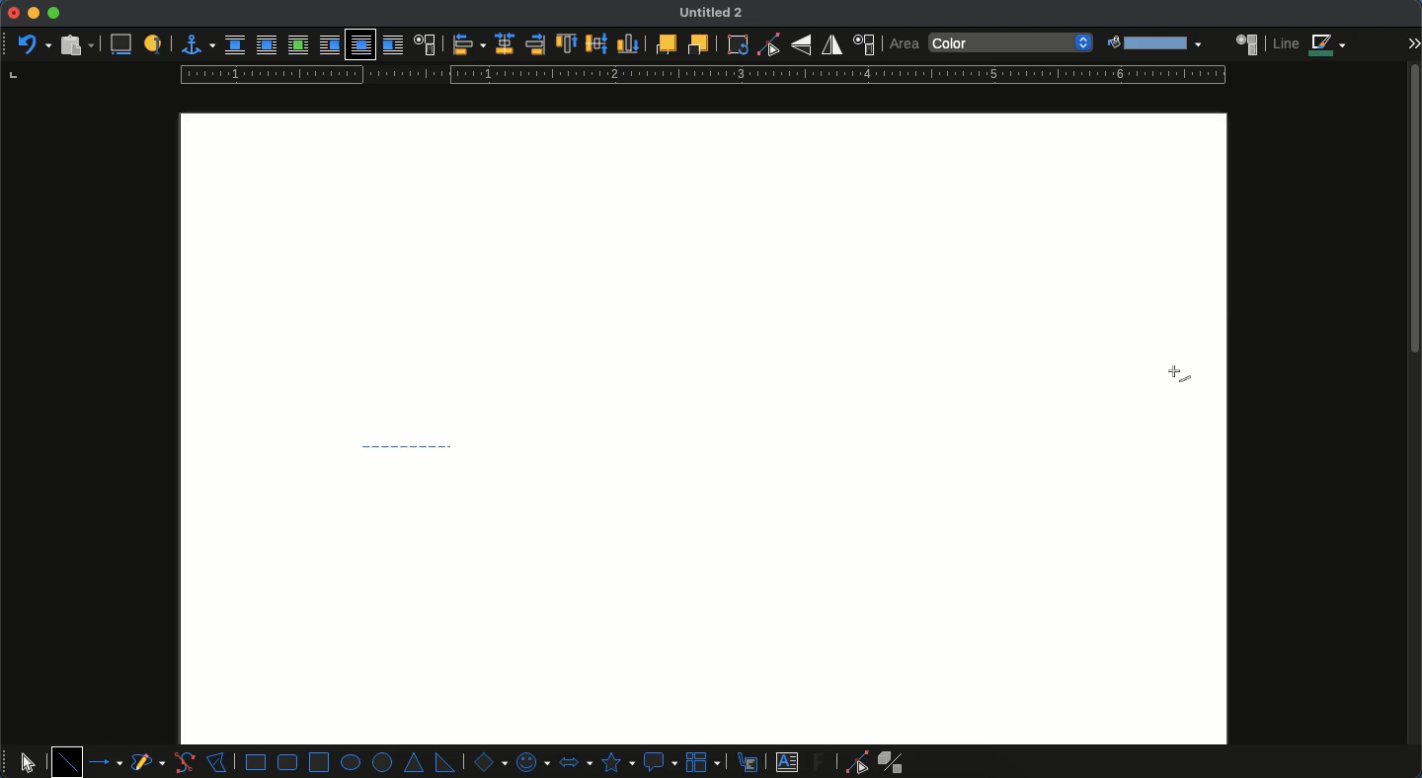 This screenshot has width=1422, height=778. Describe the element at coordinates (1152, 43) in the screenshot. I see `fill color` at that location.